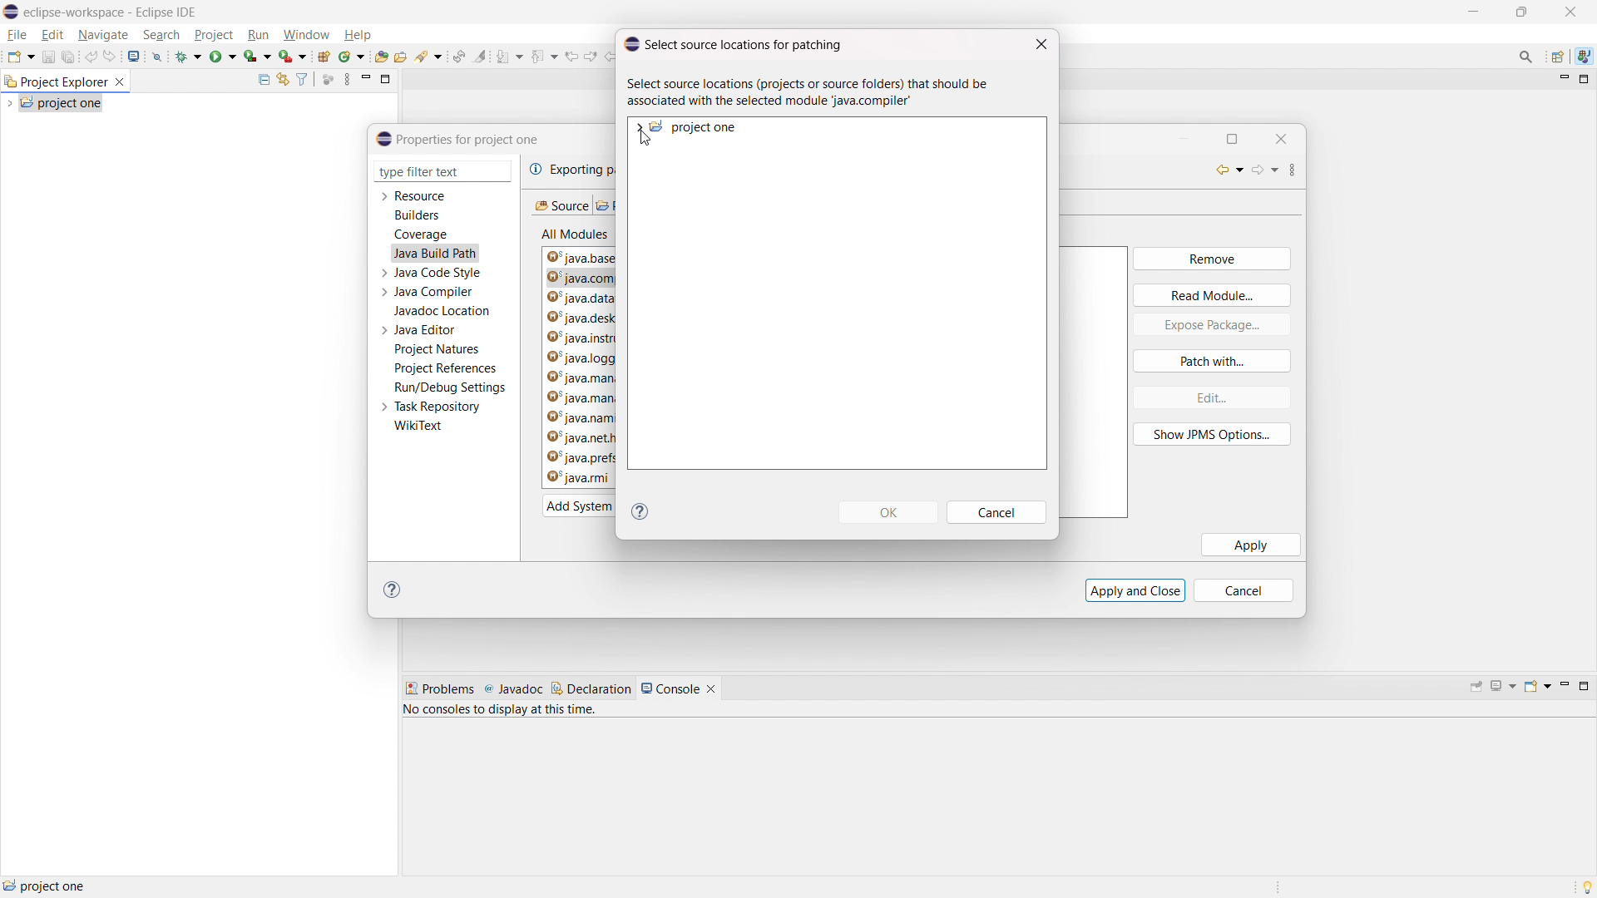 The width and height of the screenshot is (1597, 898). I want to click on maximize, so click(386, 78).